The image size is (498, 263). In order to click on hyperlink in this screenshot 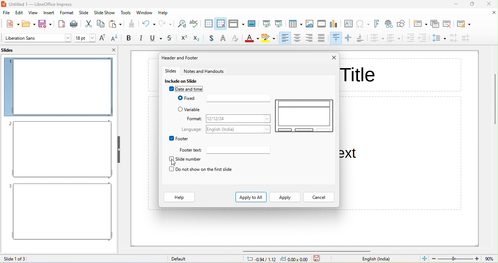, I will do `click(389, 25)`.